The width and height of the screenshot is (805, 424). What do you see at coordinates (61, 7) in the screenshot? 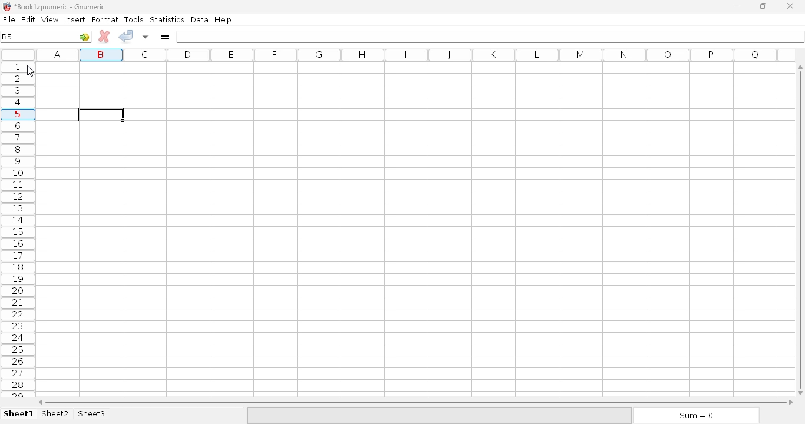
I see `title` at bounding box center [61, 7].